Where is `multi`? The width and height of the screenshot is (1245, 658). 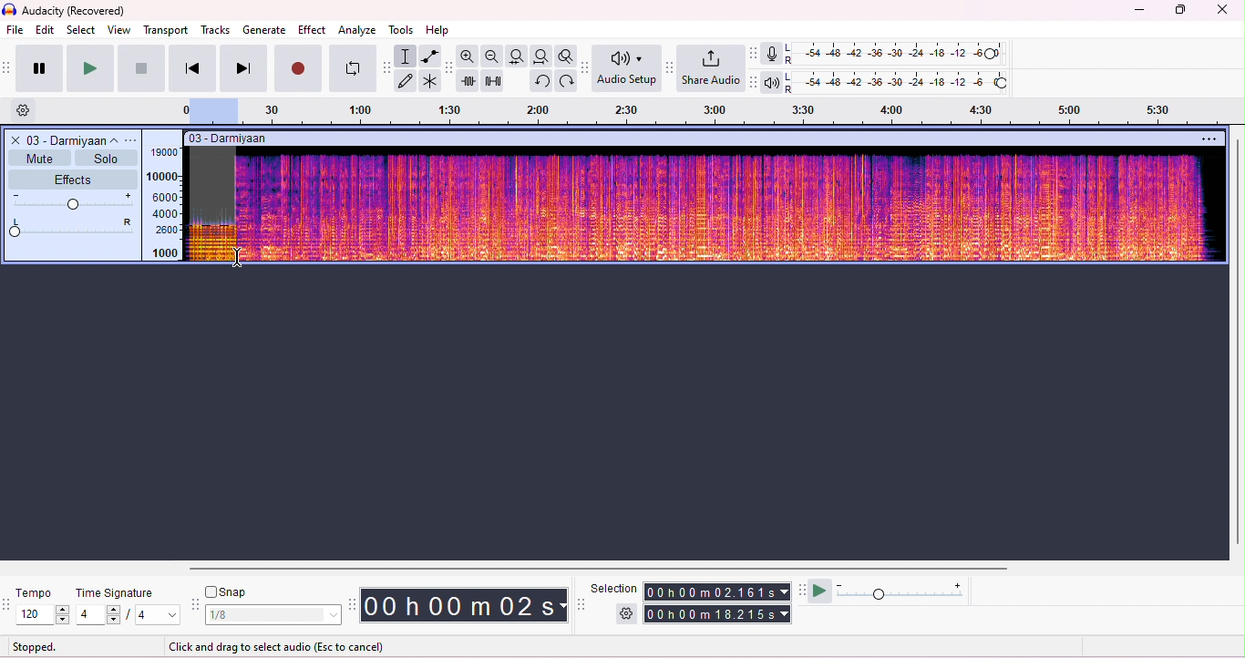 multi is located at coordinates (431, 81).